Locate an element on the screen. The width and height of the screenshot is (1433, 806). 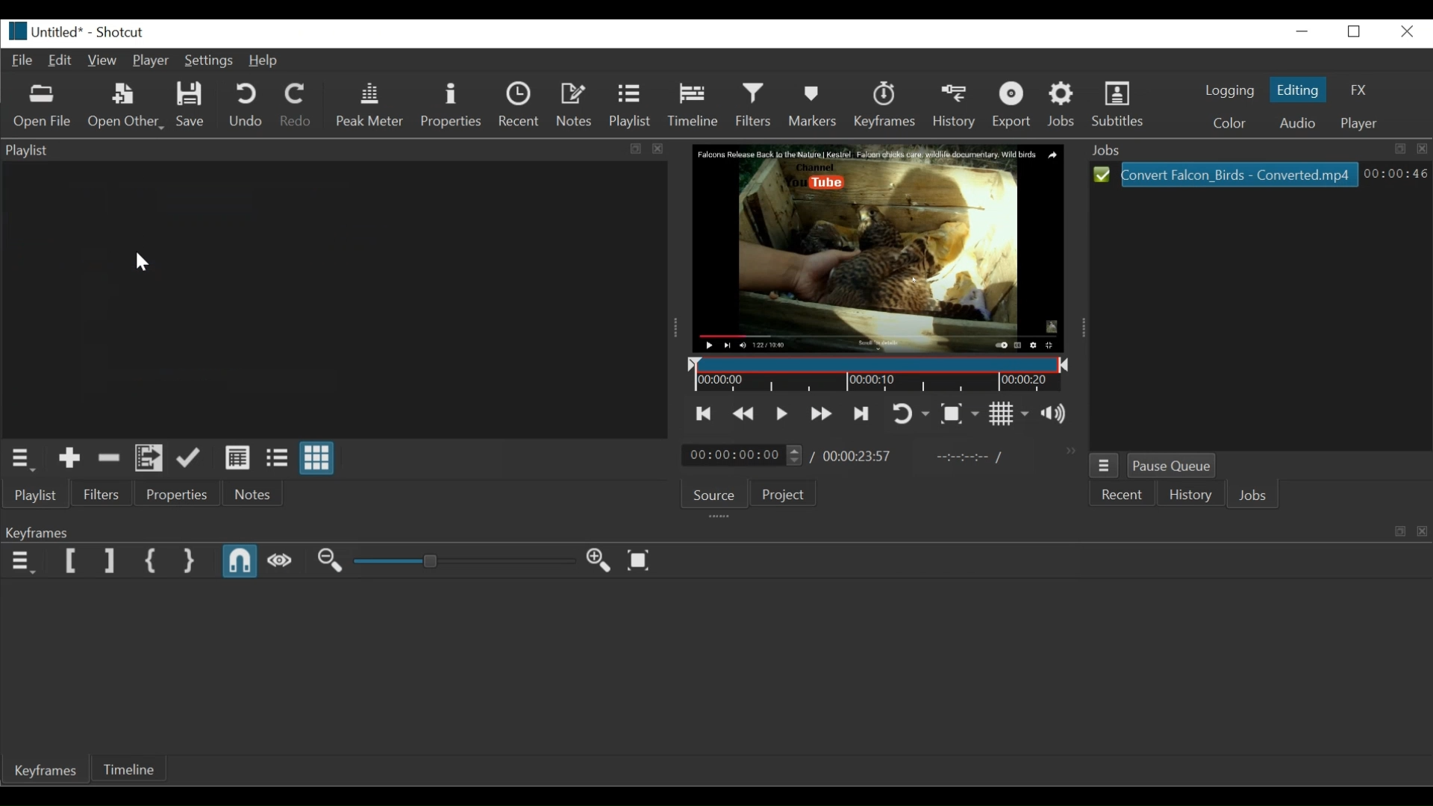
Toggle player looping is located at coordinates (911, 413).